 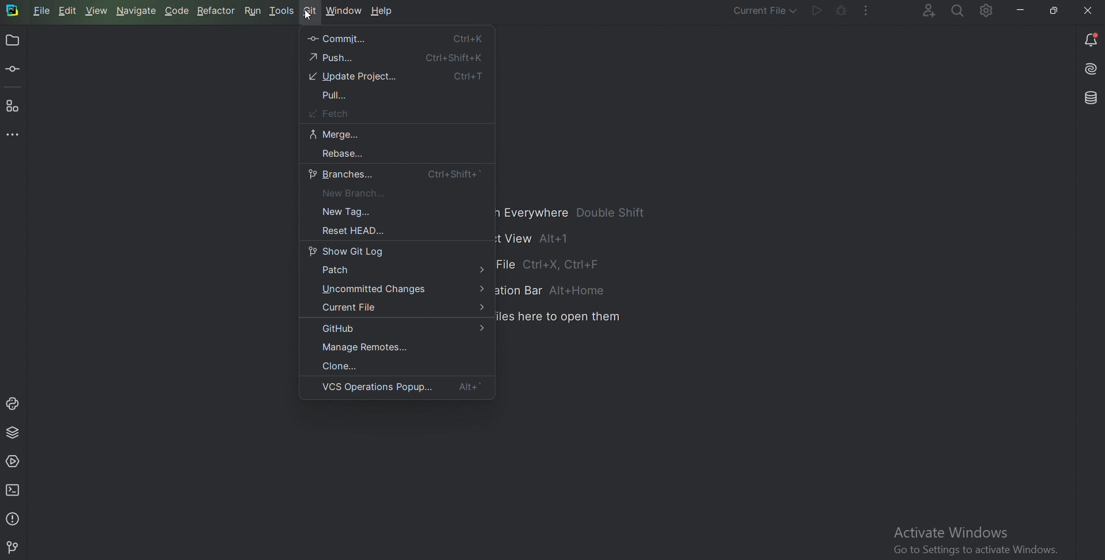 I want to click on Run, so click(x=253, y=10).